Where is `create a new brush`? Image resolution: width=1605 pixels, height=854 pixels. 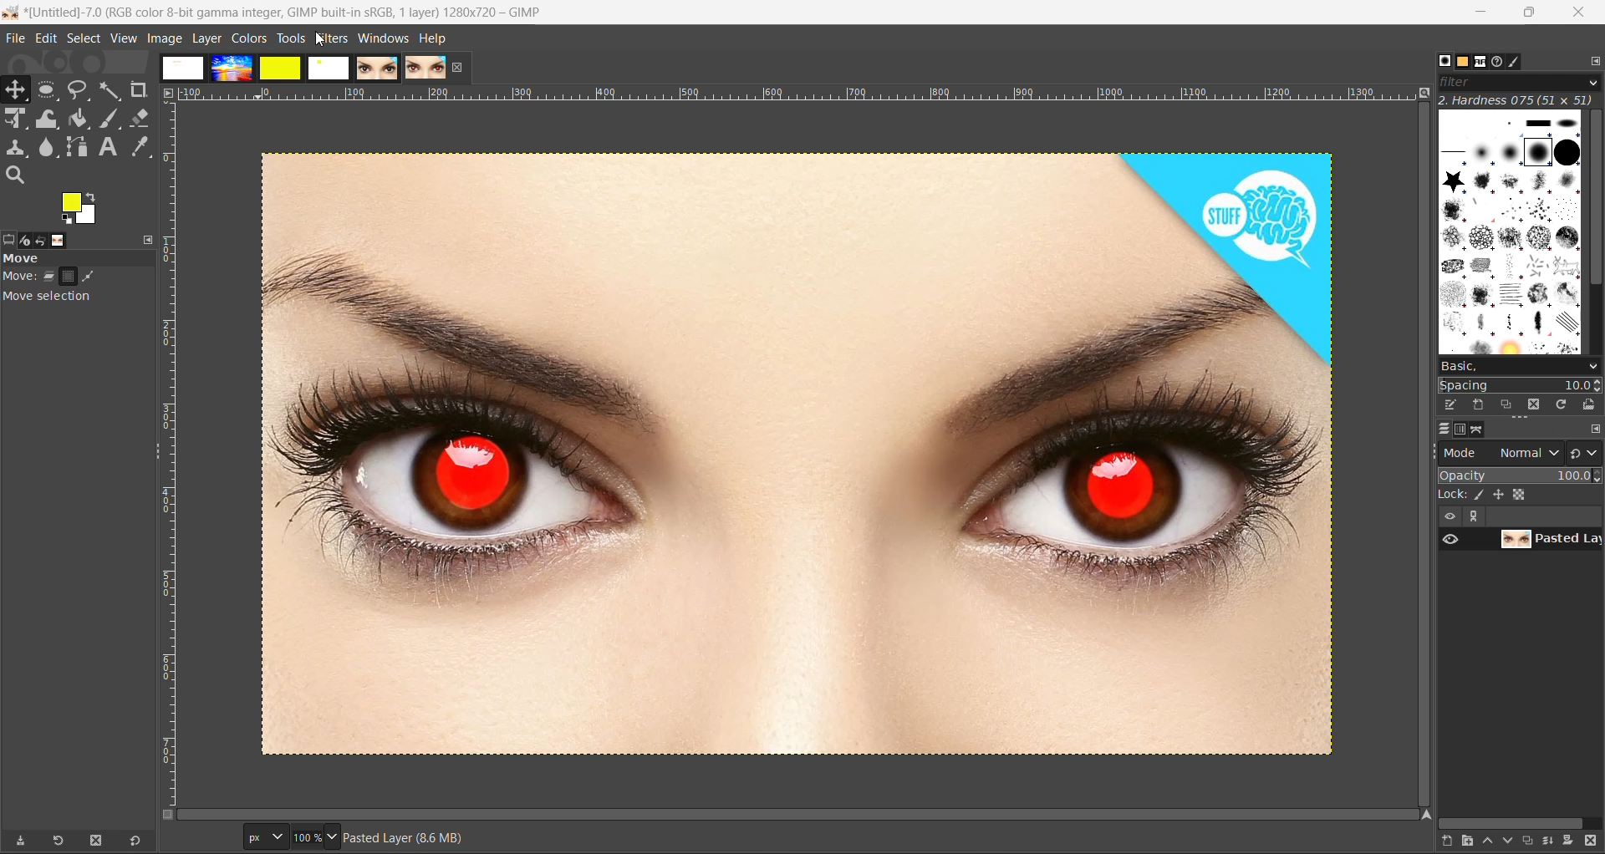 create a new brush is located at coordinates (1478, 404).